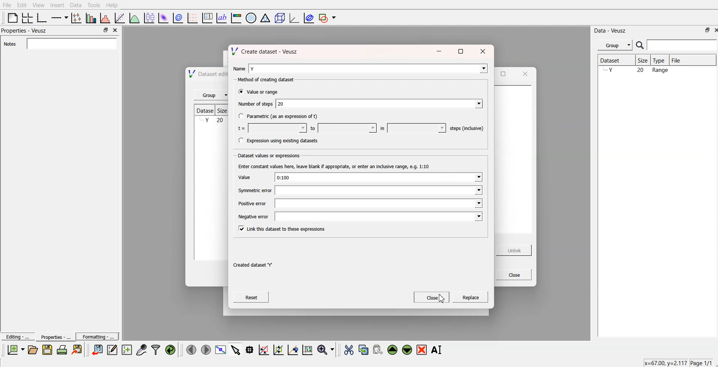 This screenshot has width=718, height=367. Describe the element at coordinates (379, 217) in the screenshot. I see `field` at that location.